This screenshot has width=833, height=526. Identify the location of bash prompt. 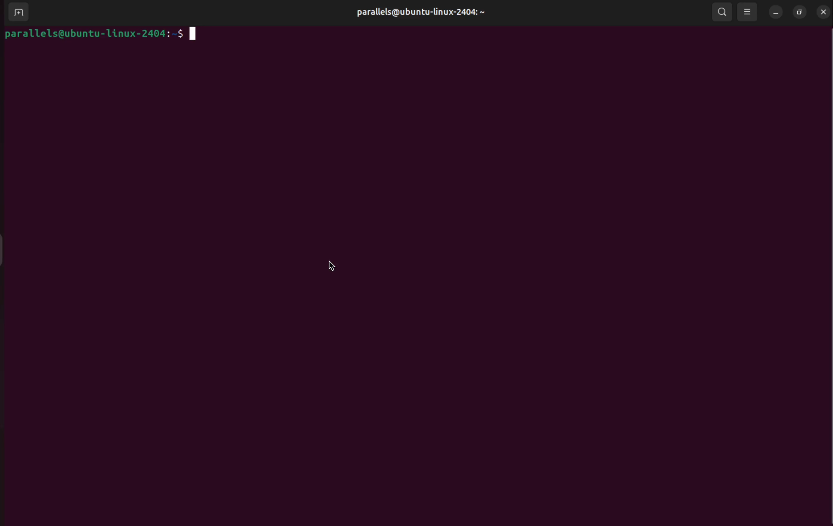
(103, 33).